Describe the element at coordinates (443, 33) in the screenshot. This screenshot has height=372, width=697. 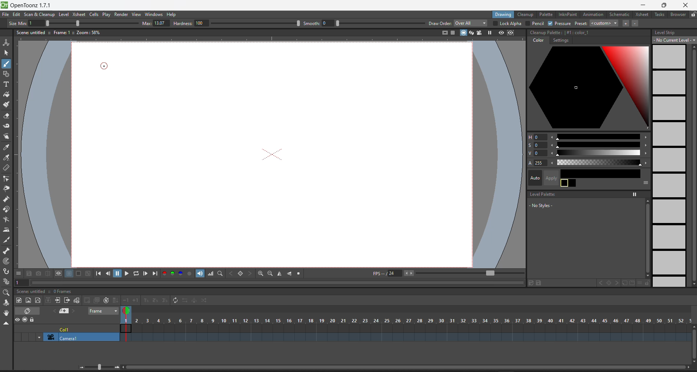
I see `safe area` at that location.